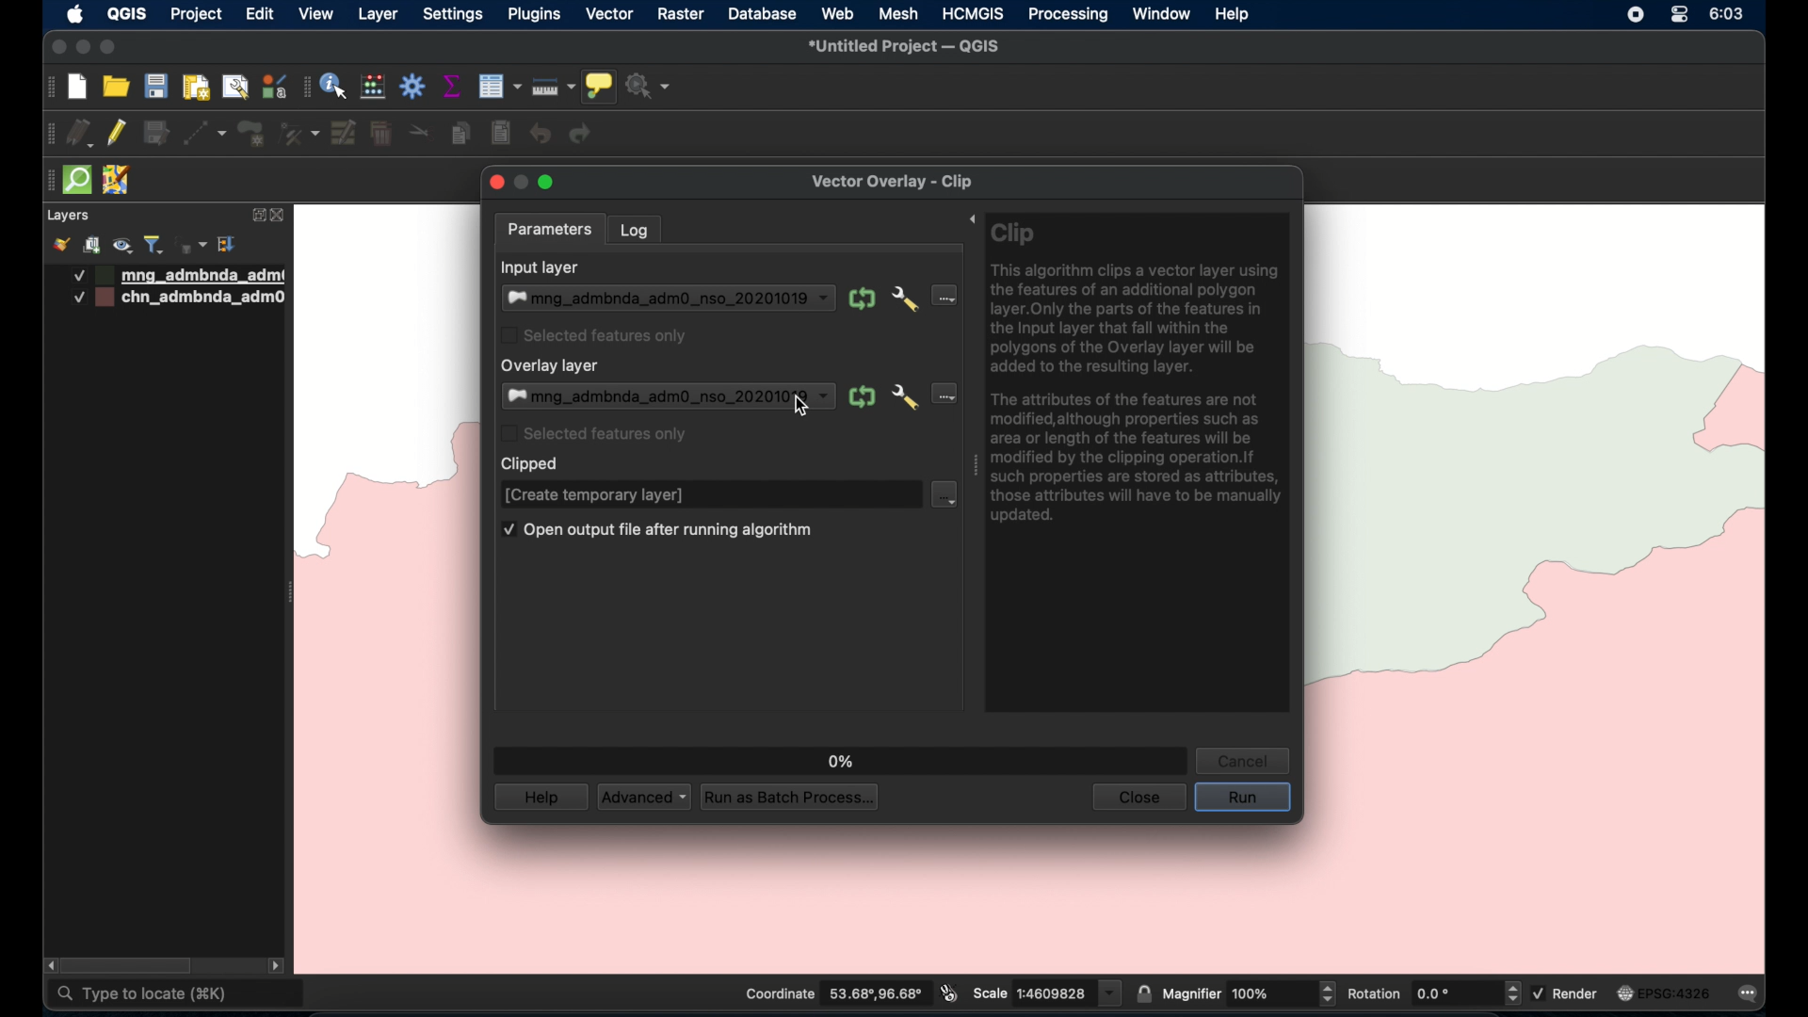  Describe the element at coordinates (154, 245) in the screenshot. I see `filter legend` at that location.